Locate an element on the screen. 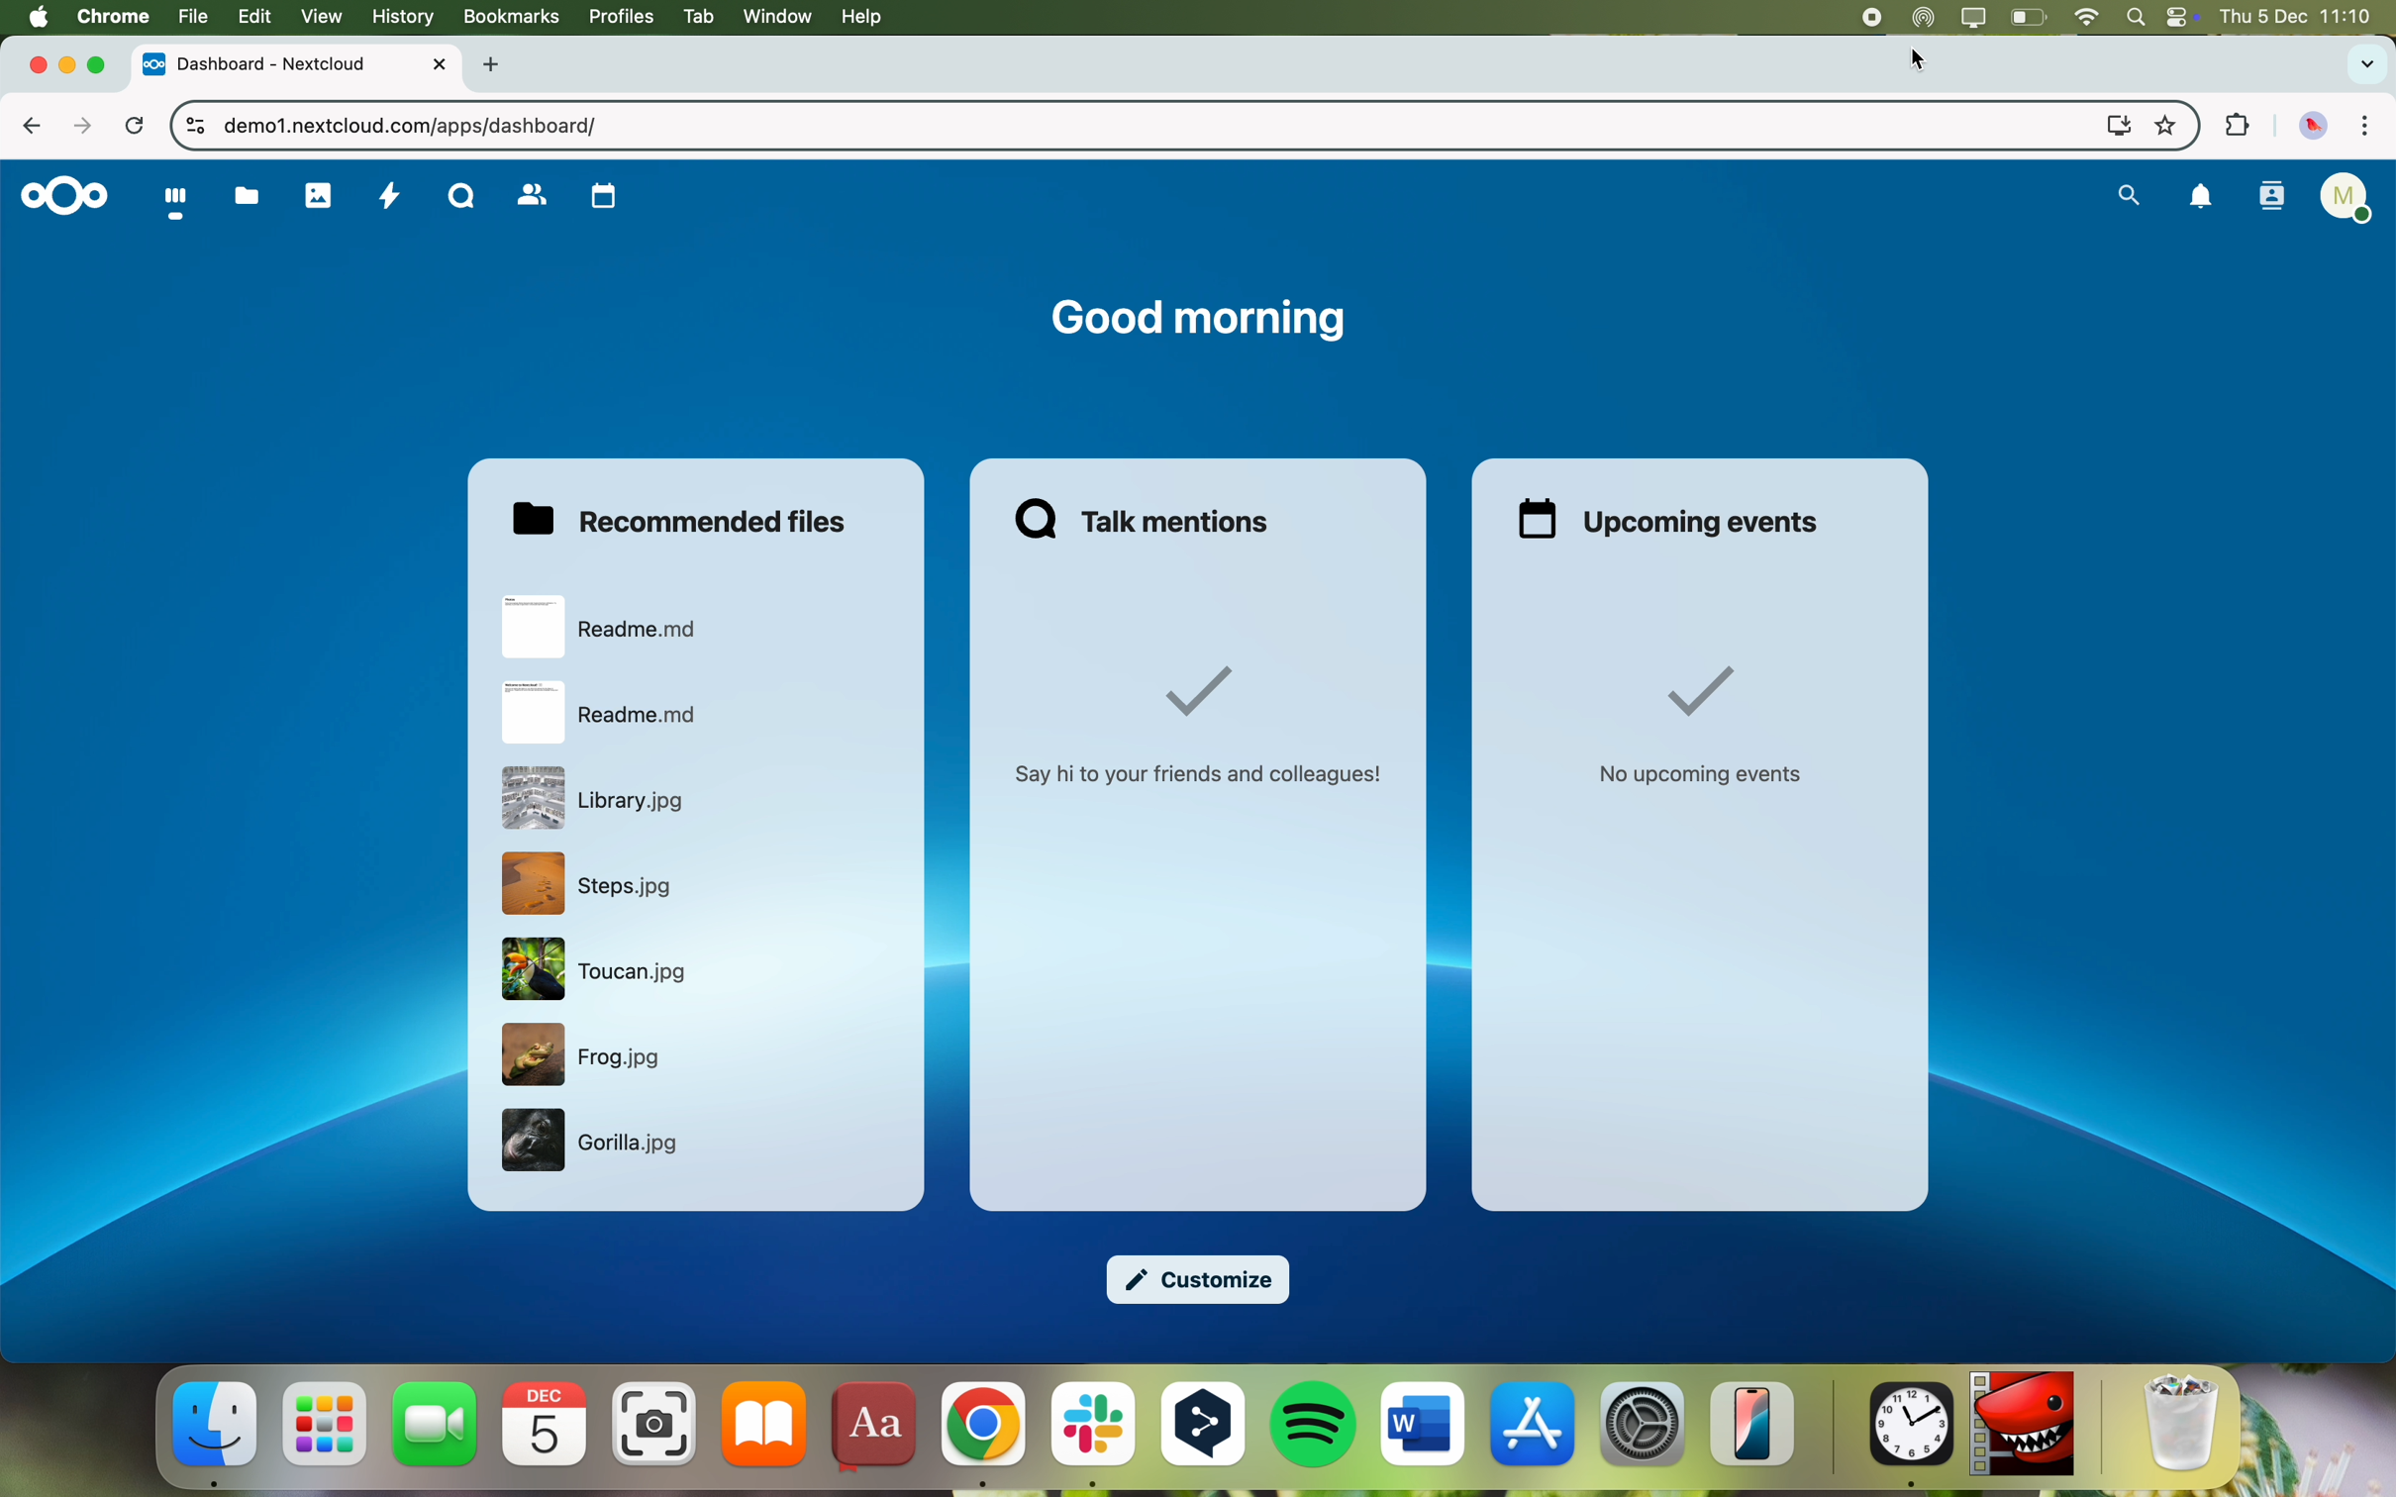  search is located at coordinates (2124, 196).